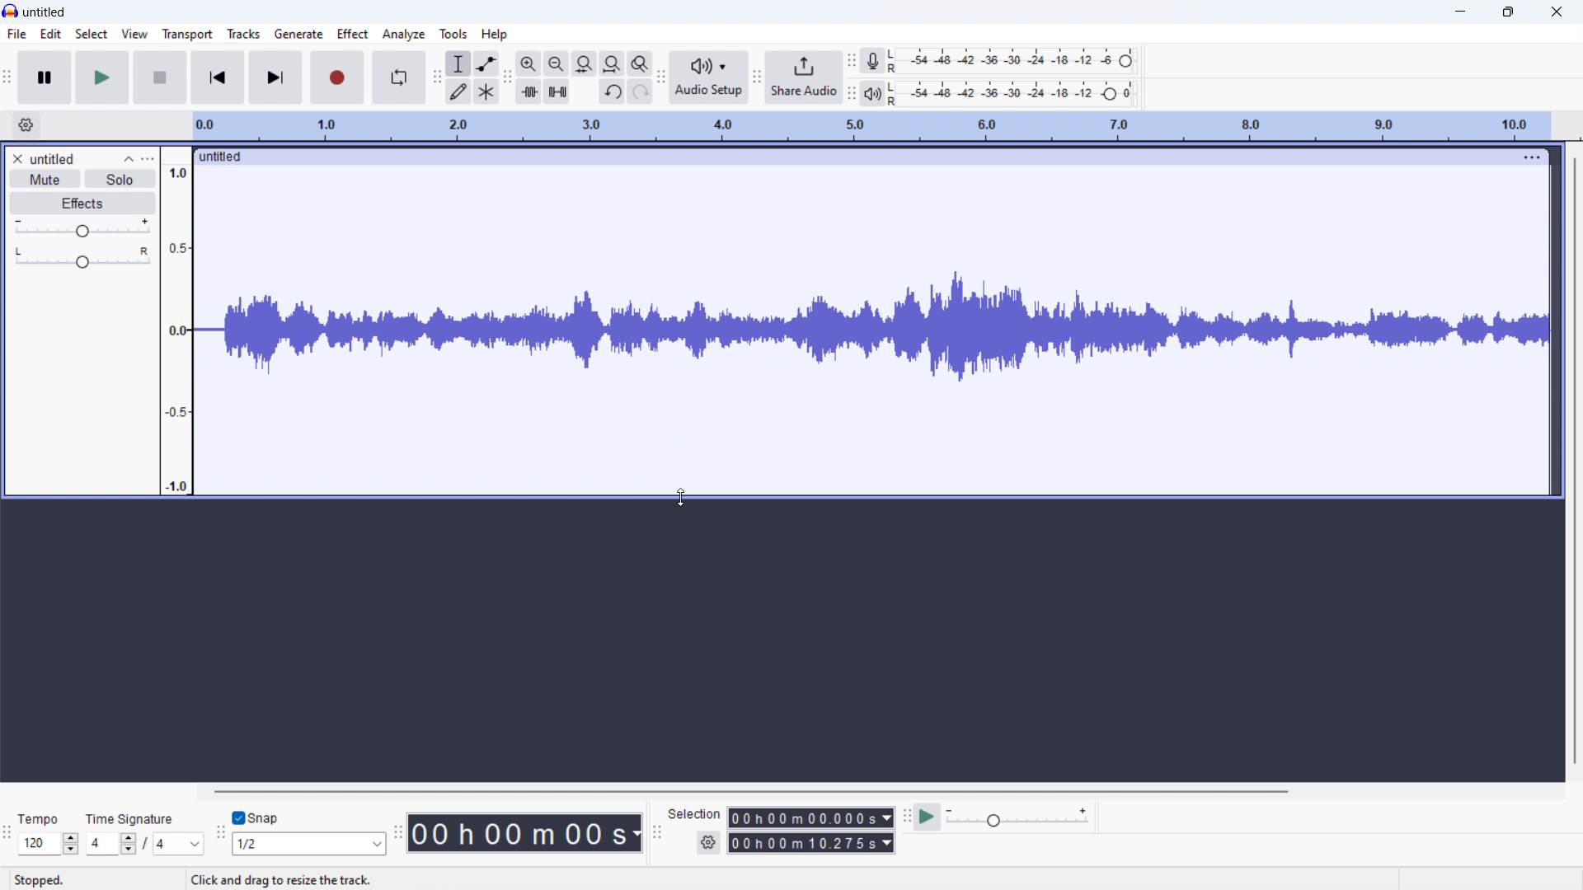 The width and height of the screenshot is (1583, 890). Describe the element at coordinates (45, 178) in the screenshot. I see `mute` at that location.